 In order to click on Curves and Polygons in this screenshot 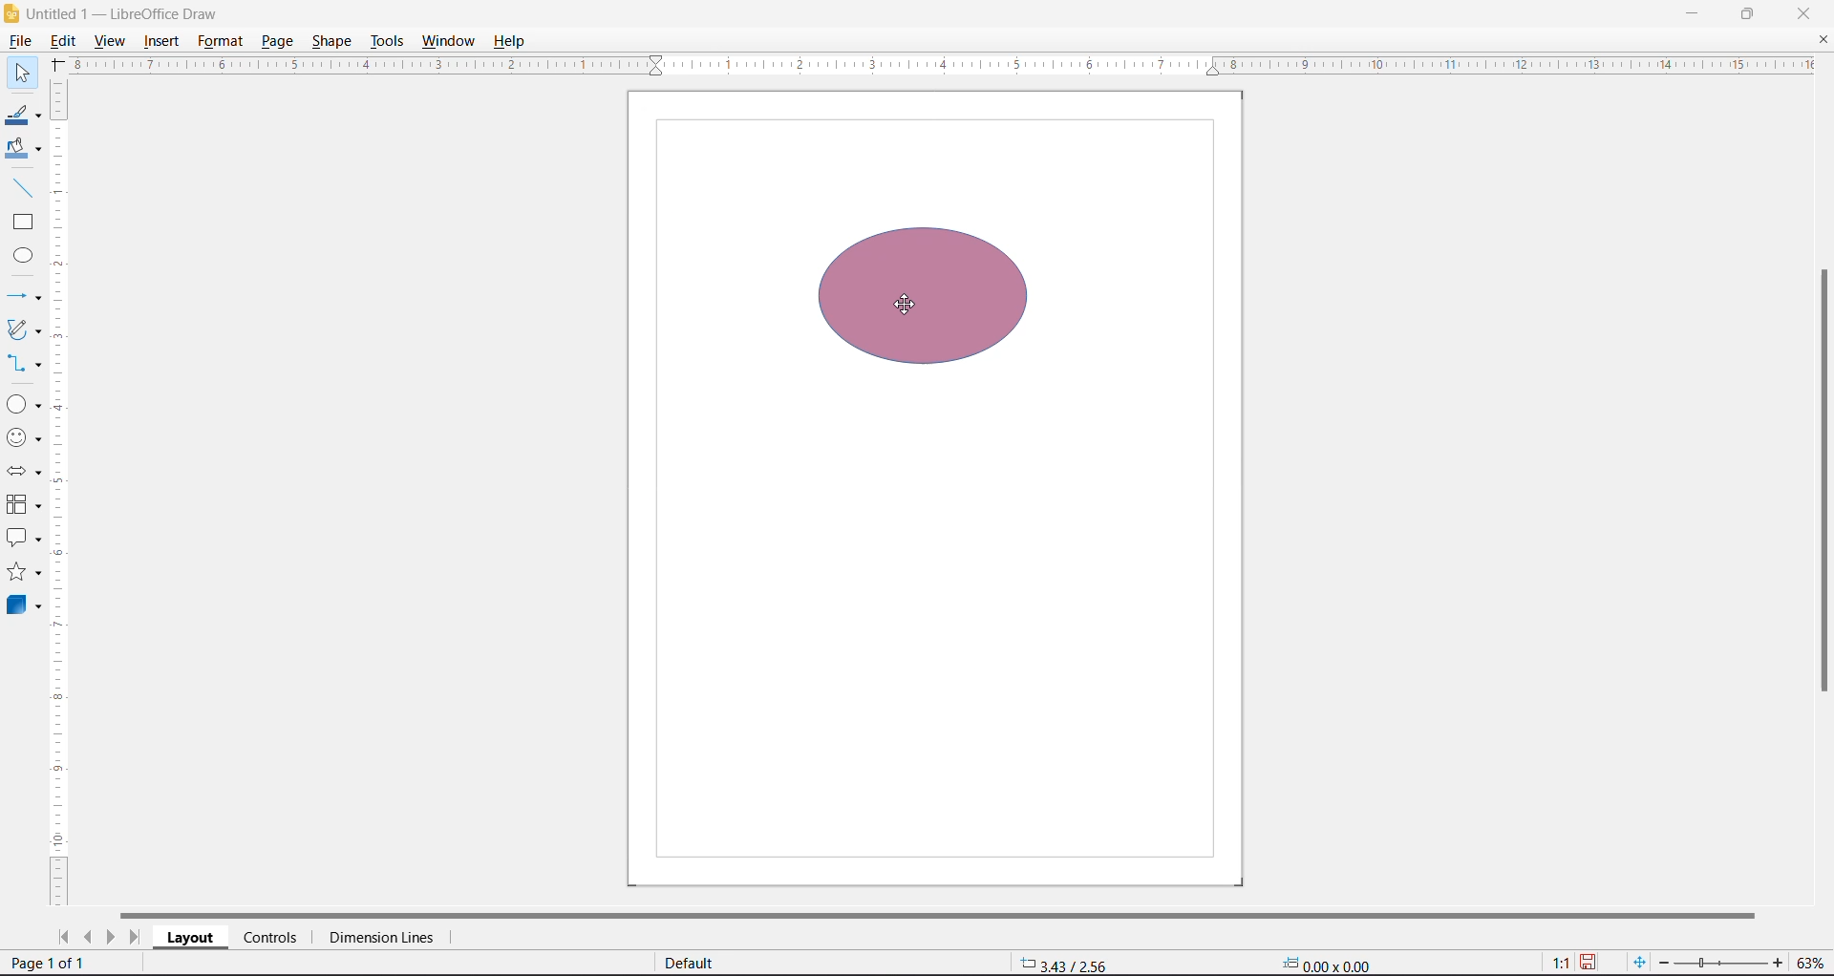, I will do `click(24, 330)`.